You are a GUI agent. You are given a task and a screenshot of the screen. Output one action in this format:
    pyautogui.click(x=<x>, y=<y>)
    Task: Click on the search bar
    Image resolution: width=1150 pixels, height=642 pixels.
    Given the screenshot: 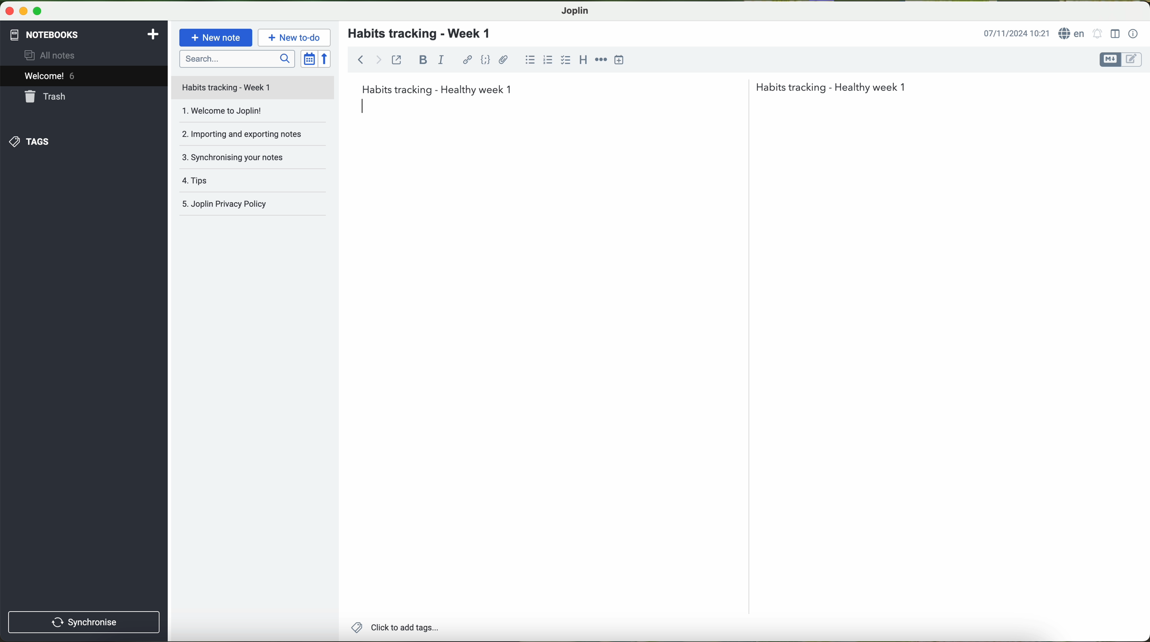 What is the action you would take?
    pyautogui.click(x=236, y=58)
    